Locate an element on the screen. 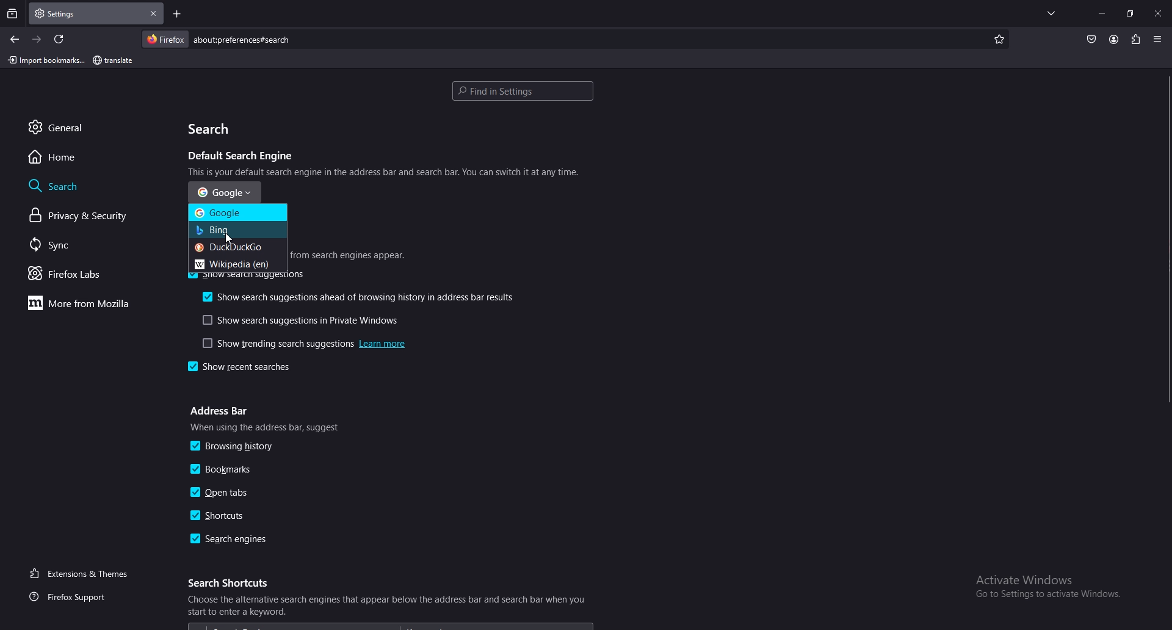 This screenshot has width=1172, height=630. bookmarks is located at coordinates (233, 469).